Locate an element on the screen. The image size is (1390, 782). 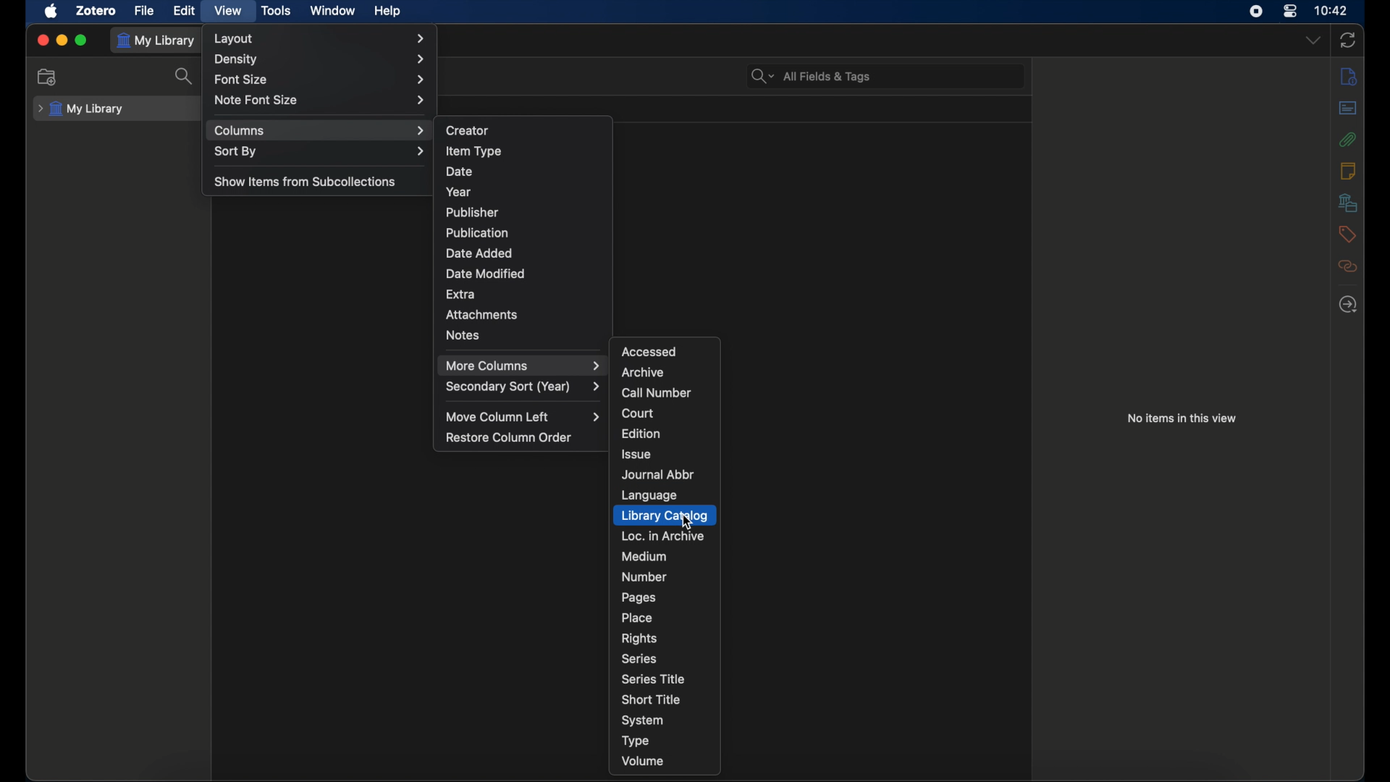
call number is located at coordinates (657, 393).